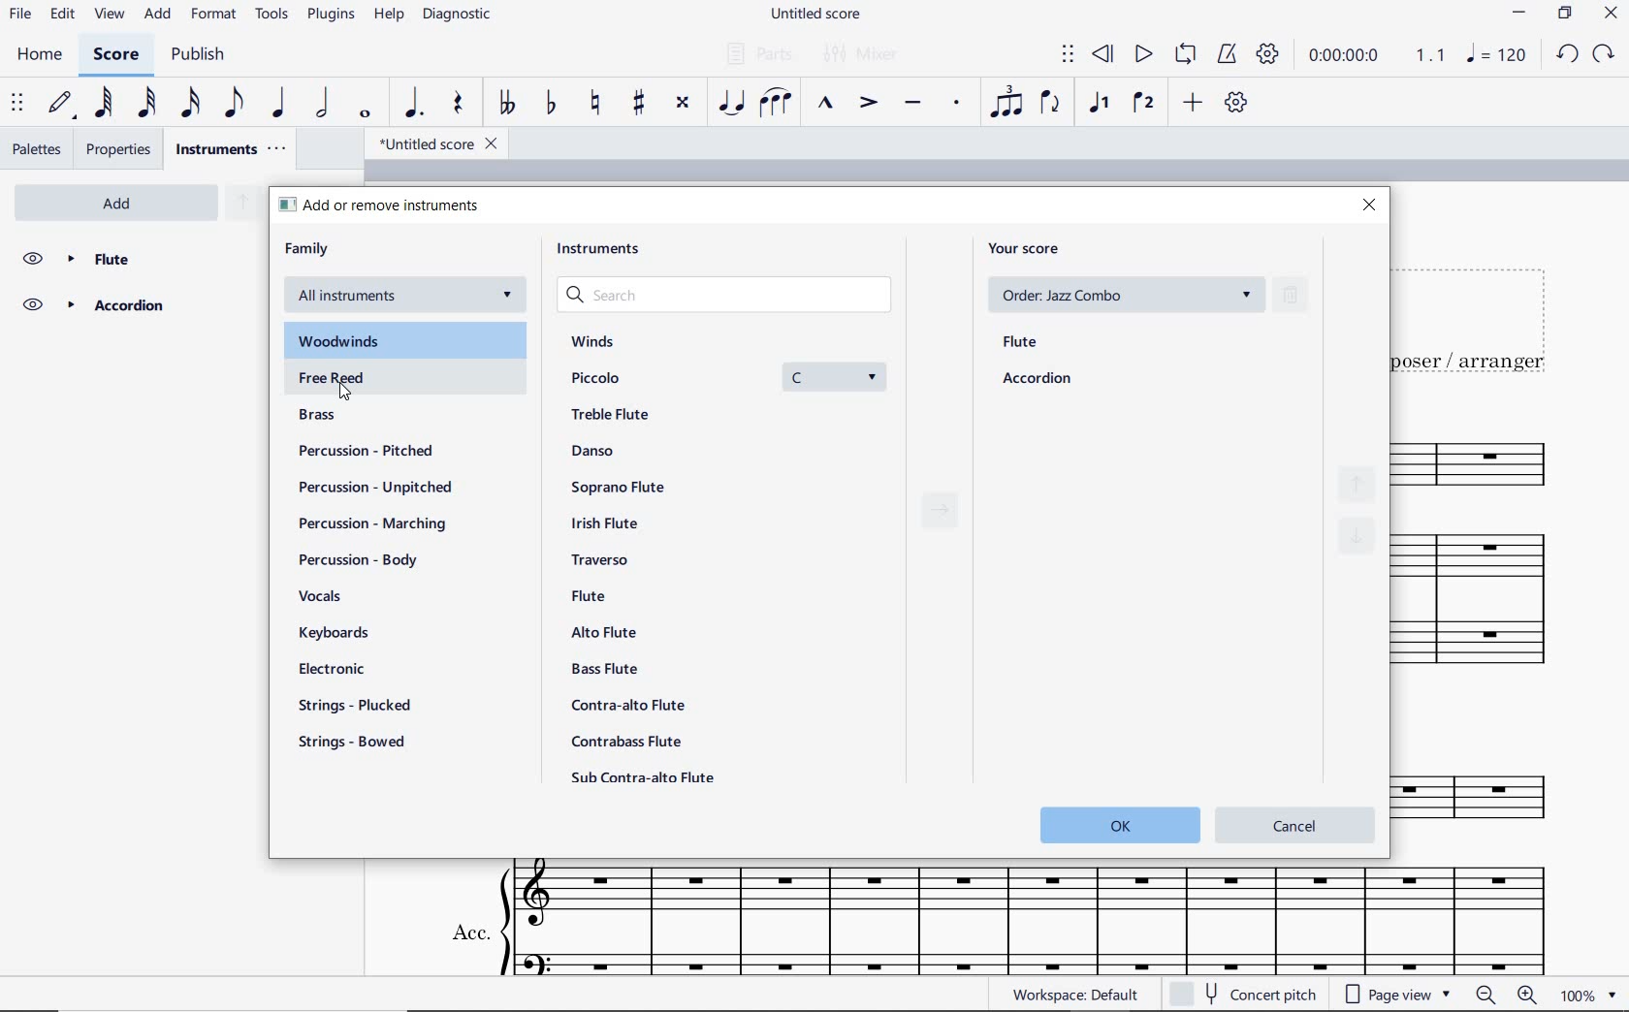  I want to click on playback settings, so click(1266, 55).